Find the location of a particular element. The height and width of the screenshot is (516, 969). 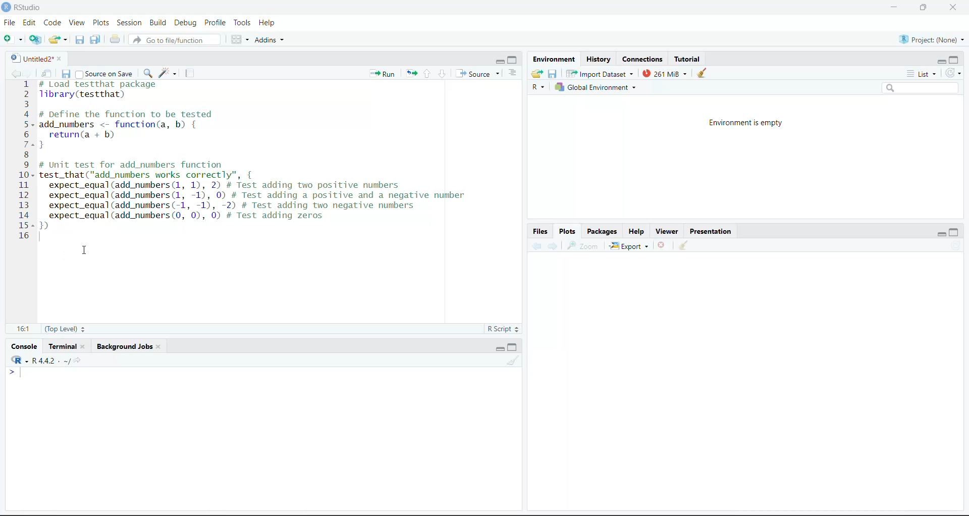

Save all the open documents is located at coordinates (96, 39).